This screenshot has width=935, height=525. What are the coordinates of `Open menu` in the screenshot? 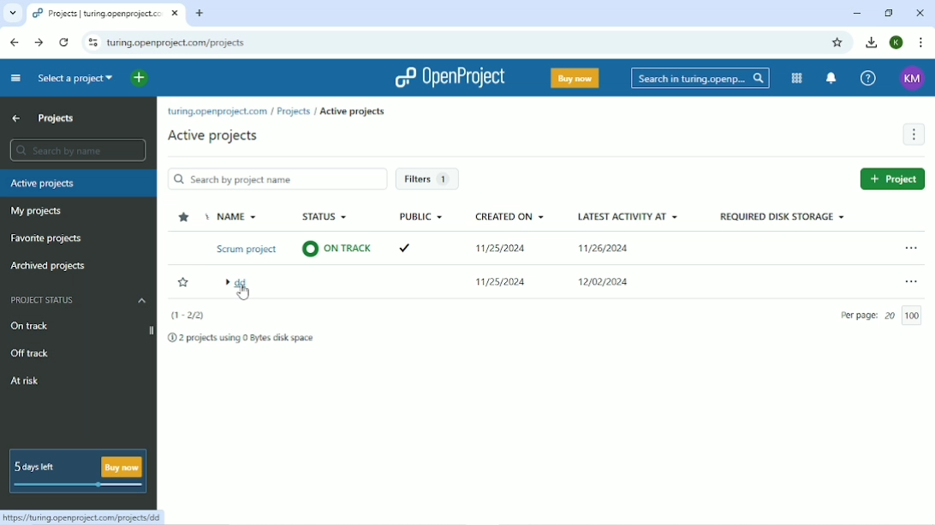 It's located at (911, 248).